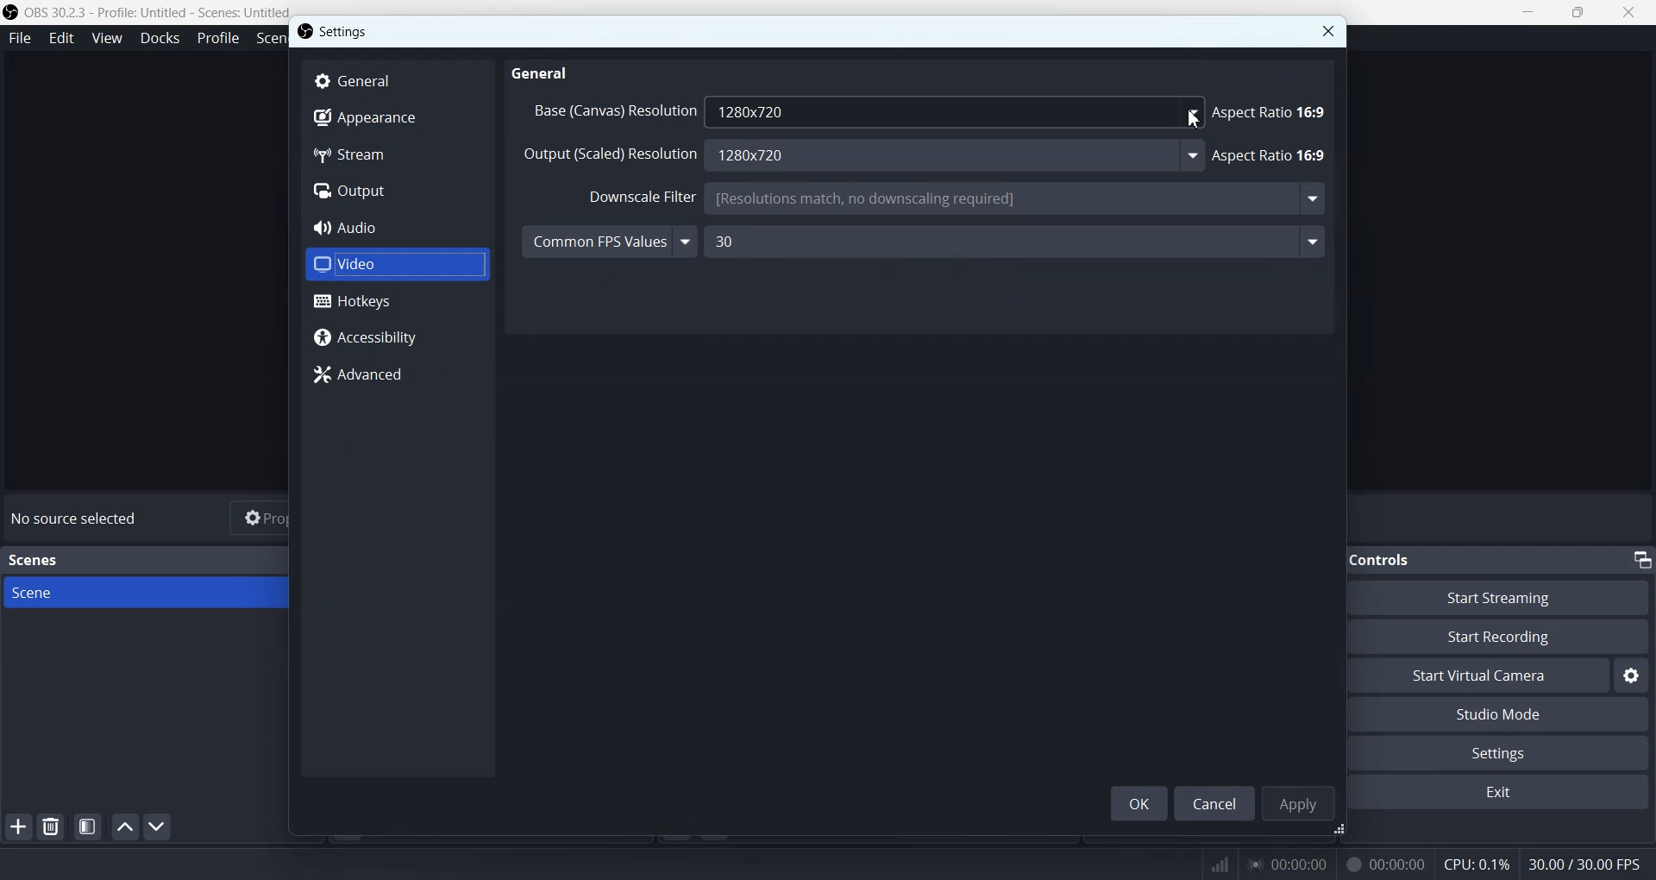 This screenshot has height=880, width=1656. What do you see at coordinates (397, 191) in the screenshot?
I see `Output` at bounding box center [397, 191].